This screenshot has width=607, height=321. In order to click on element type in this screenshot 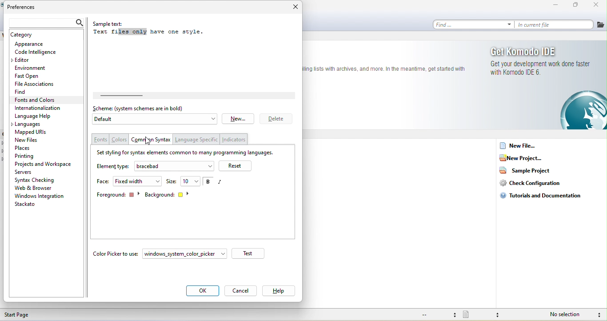, I will do `click(112, 168)`.